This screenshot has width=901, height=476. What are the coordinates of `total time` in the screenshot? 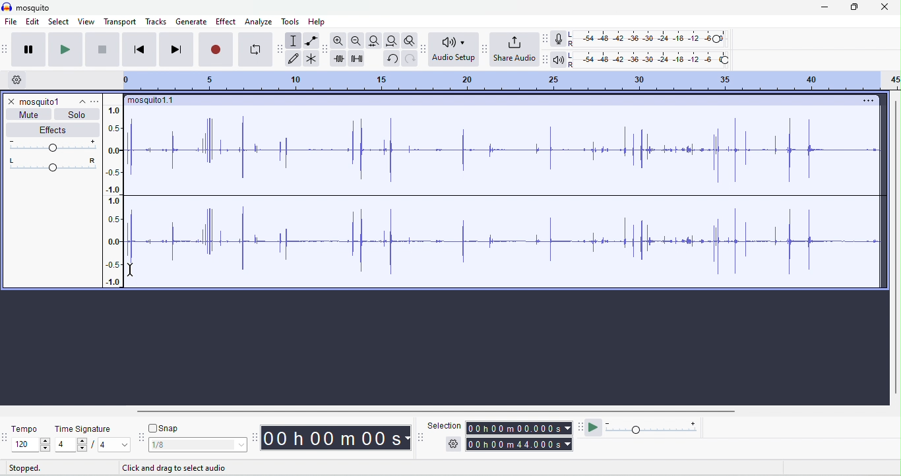 It's located at (520, 445).